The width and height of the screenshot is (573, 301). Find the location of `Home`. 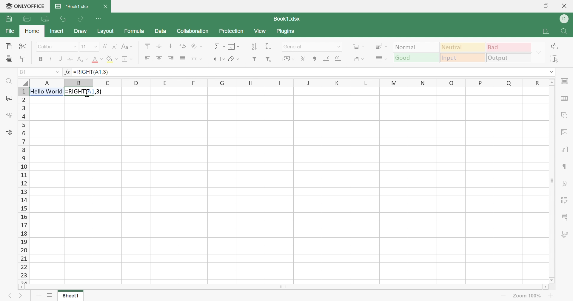

Home is located at coordinates (33, 31).